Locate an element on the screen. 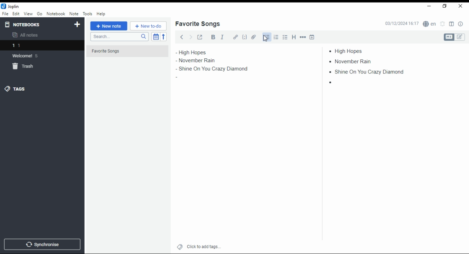 Image resolution: width=469 pixels, height=254 pixels. high hopes is located at coordinates (349, 51).